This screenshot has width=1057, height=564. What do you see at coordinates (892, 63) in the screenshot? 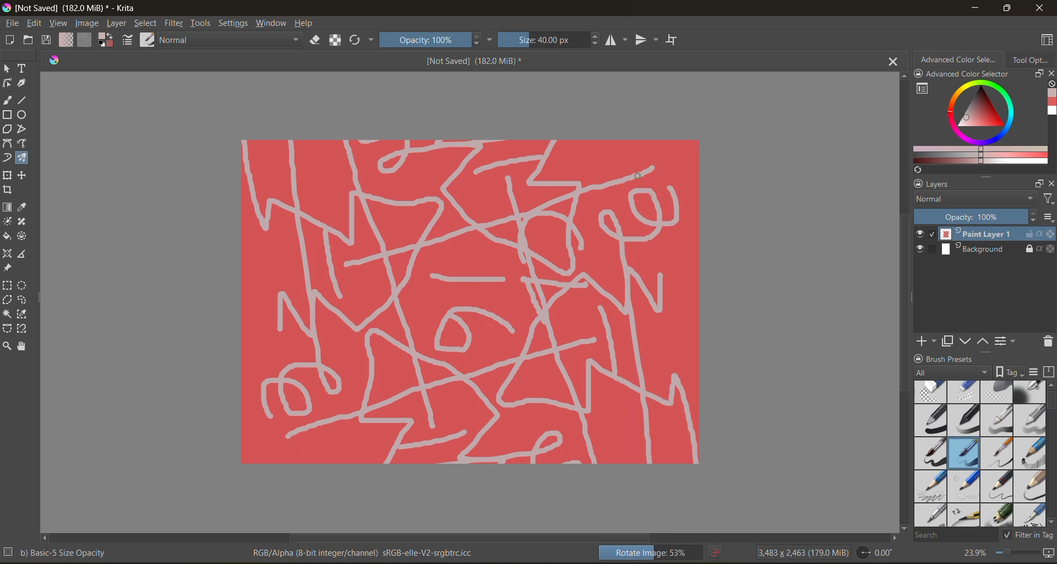
I see `close tab` at bounding box center [892, 63].